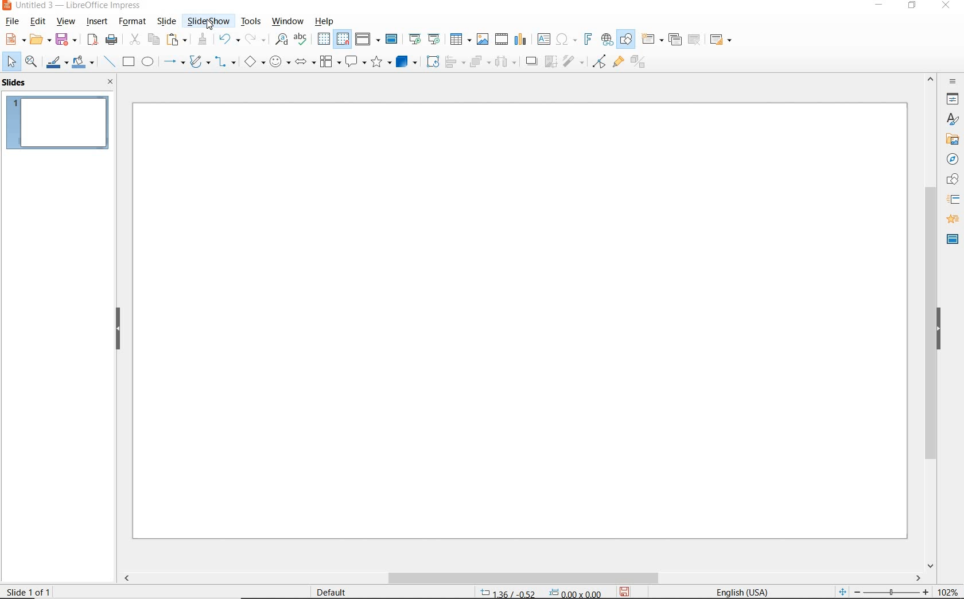  What do you see at coordinates (227, 40) in the screenshot?
I see `UNDO` at bounding box center [227, 40].